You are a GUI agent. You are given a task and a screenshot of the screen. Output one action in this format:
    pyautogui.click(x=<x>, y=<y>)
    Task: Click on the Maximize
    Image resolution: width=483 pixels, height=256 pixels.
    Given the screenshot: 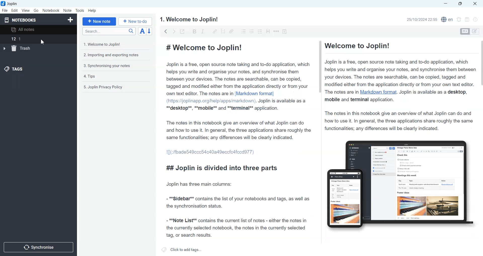 What is the action you would take?
    pyautogui.click(x=461, y=4)
    